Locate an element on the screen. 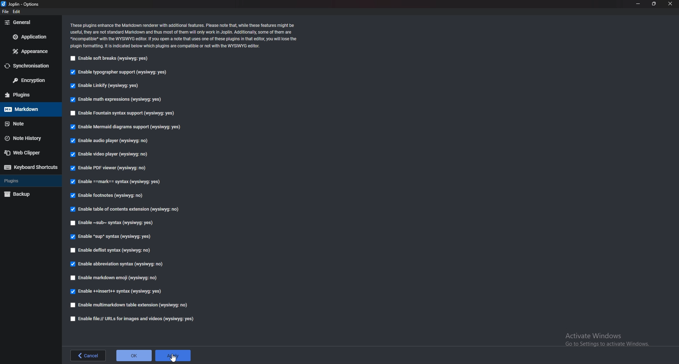 The height and width of the screenshot is (364, 679). backup is located at coordinates (30, 194).